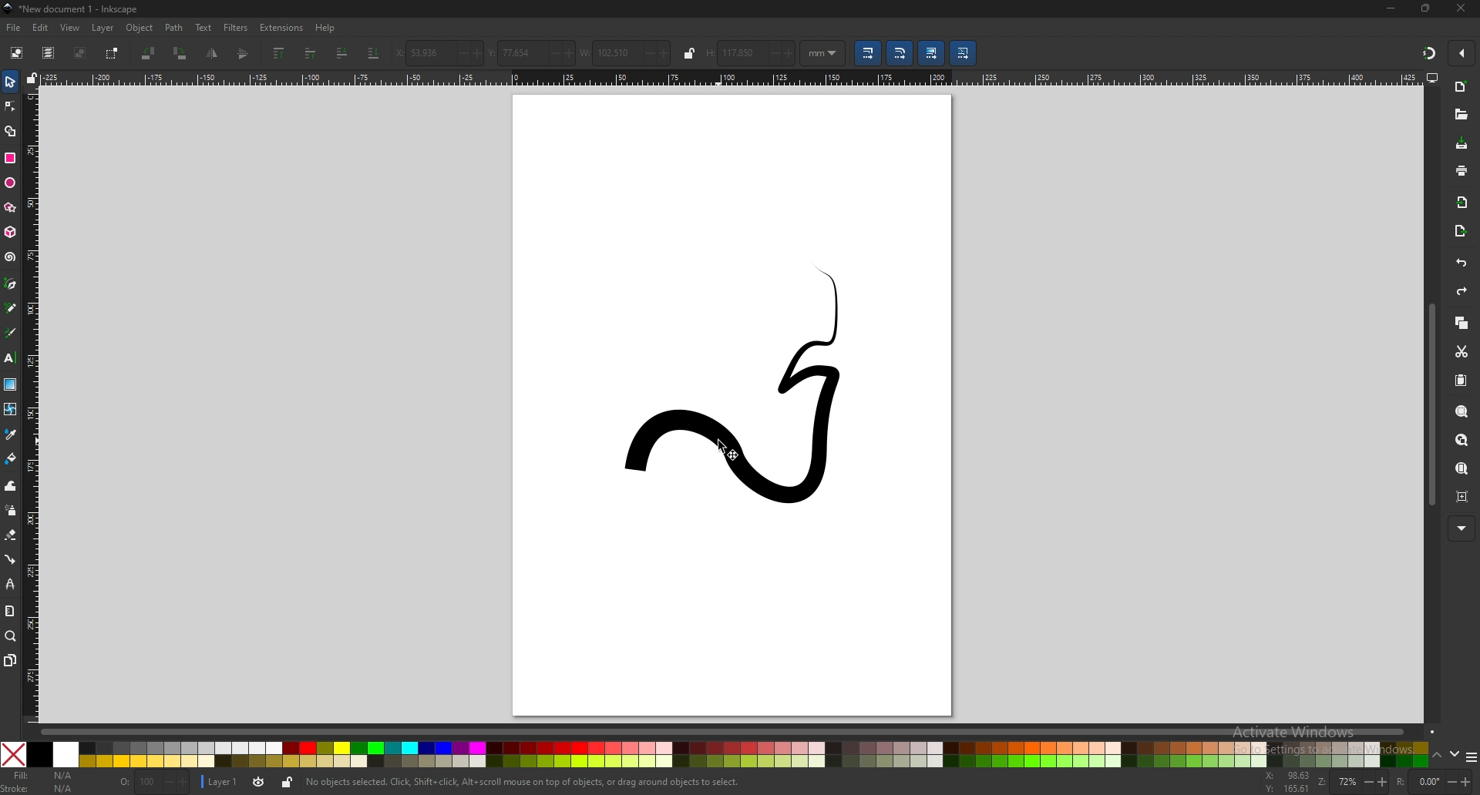  I want to click on MOUSE POINTER, so click(734, 451).